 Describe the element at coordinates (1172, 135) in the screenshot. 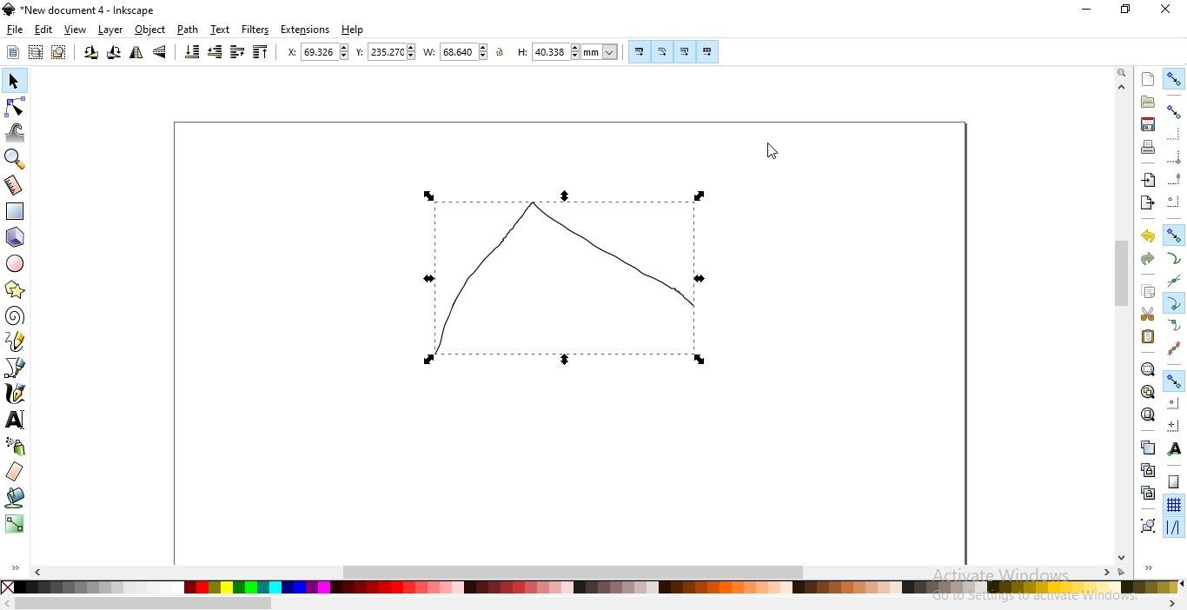

I see `snap to edges of bounding boxes` at that location.